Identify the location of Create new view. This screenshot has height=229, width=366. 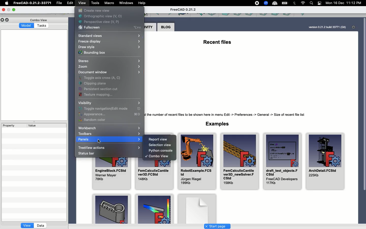
(94, 10).